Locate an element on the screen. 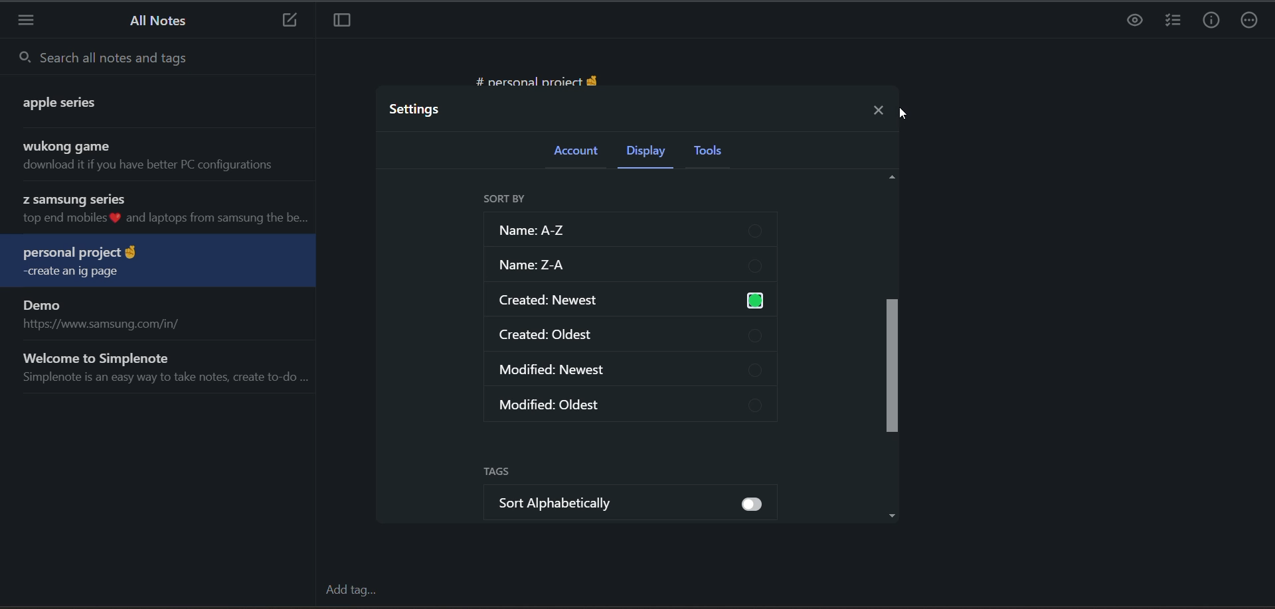 The width and height of the screenshot is (1275, 609). modified oldest is located at coordinates (634, 403).